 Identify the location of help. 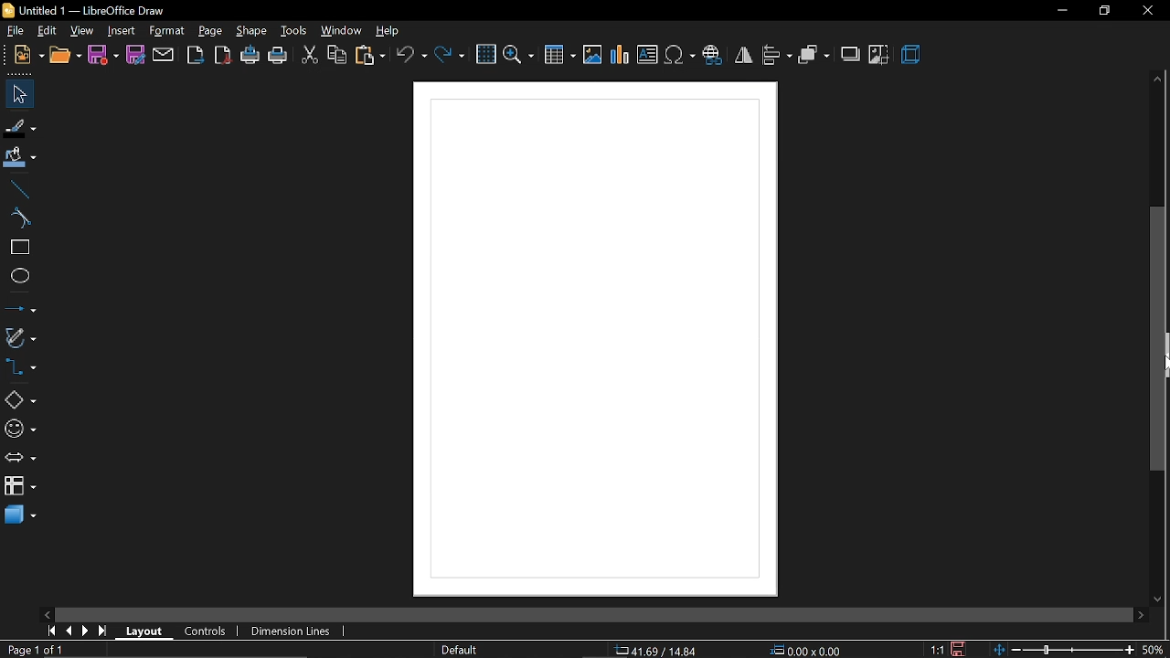
(392, 32).